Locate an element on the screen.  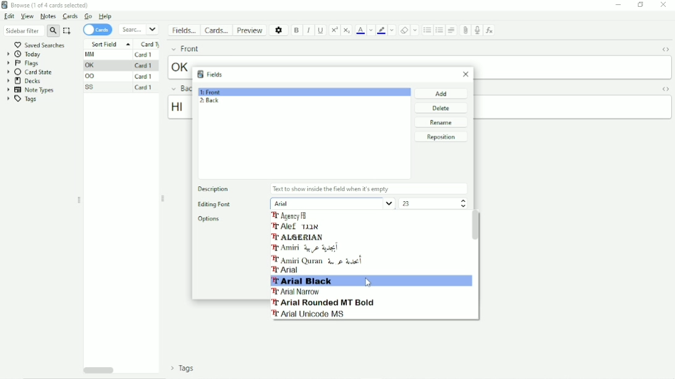
Vertical scrollbar is located at coordinates (477, 226).